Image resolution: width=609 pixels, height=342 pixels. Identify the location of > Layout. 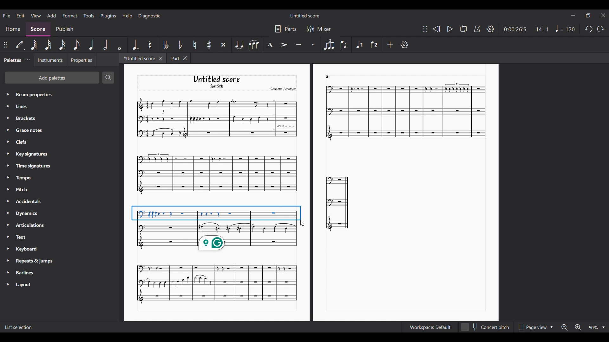
(27, 285).